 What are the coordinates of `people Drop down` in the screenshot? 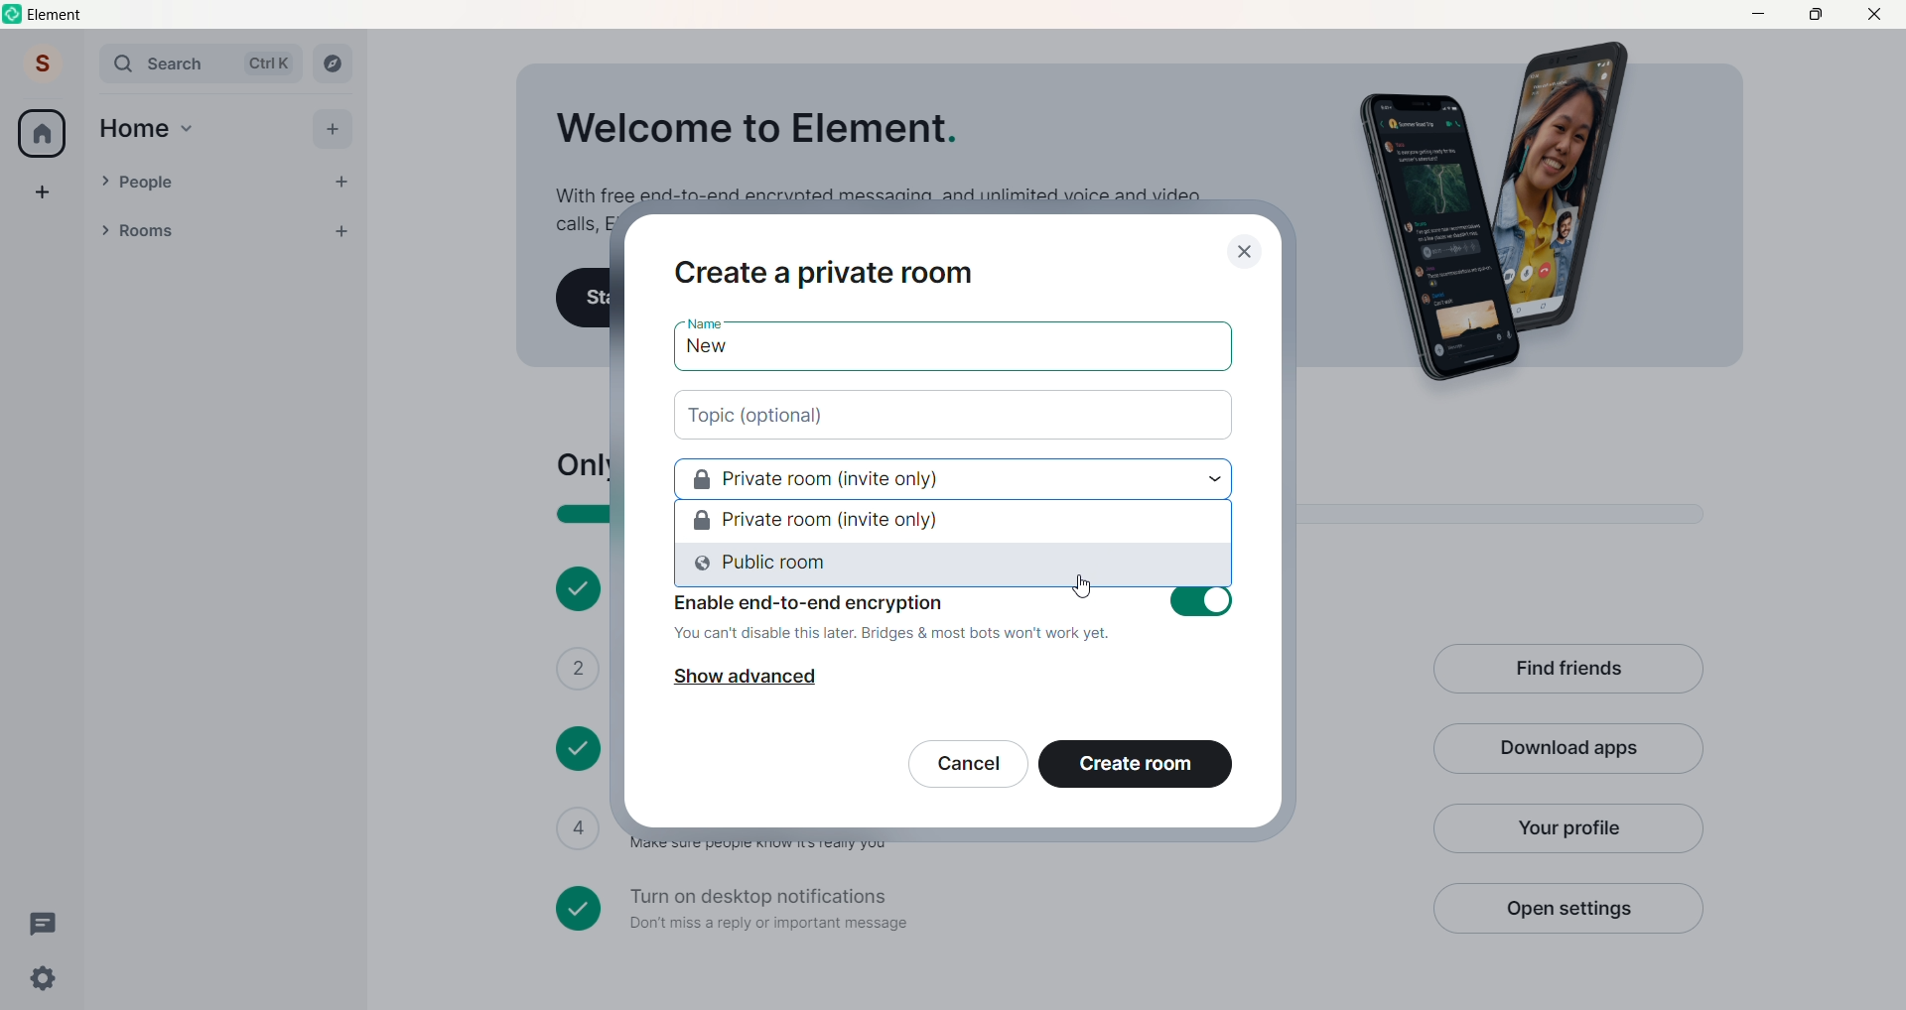 It's located at (104, 181).